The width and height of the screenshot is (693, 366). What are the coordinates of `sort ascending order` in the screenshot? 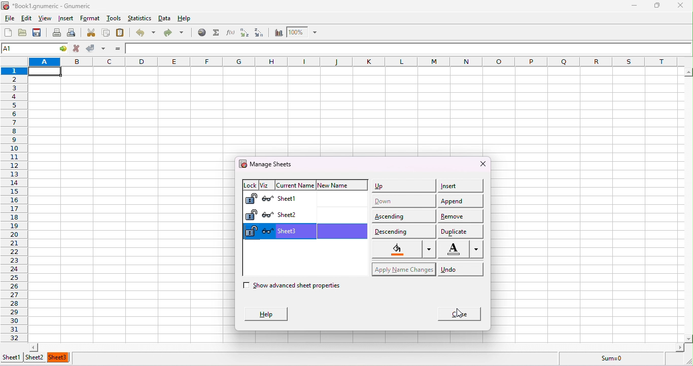 It's located at (243, 32).